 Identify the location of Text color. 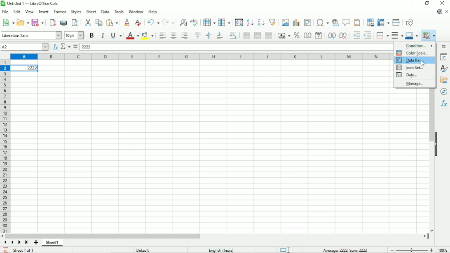
(132, 36).